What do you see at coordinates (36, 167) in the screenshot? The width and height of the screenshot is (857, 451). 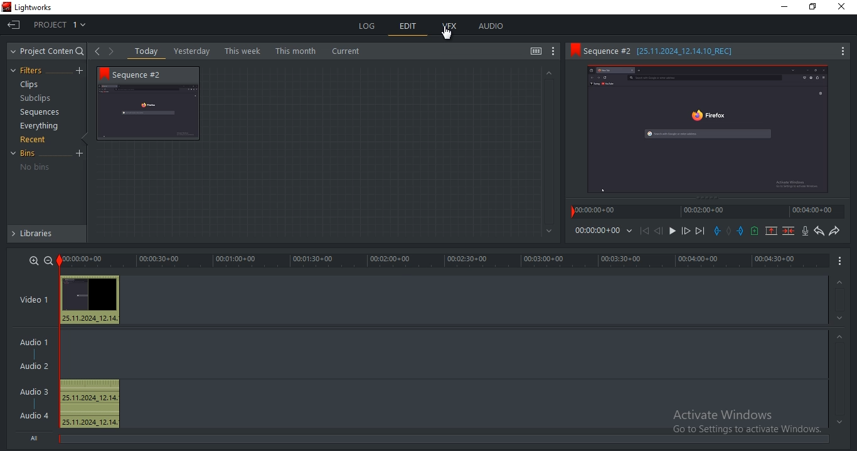 I see `no  bins` at bounding box center [36, 167].